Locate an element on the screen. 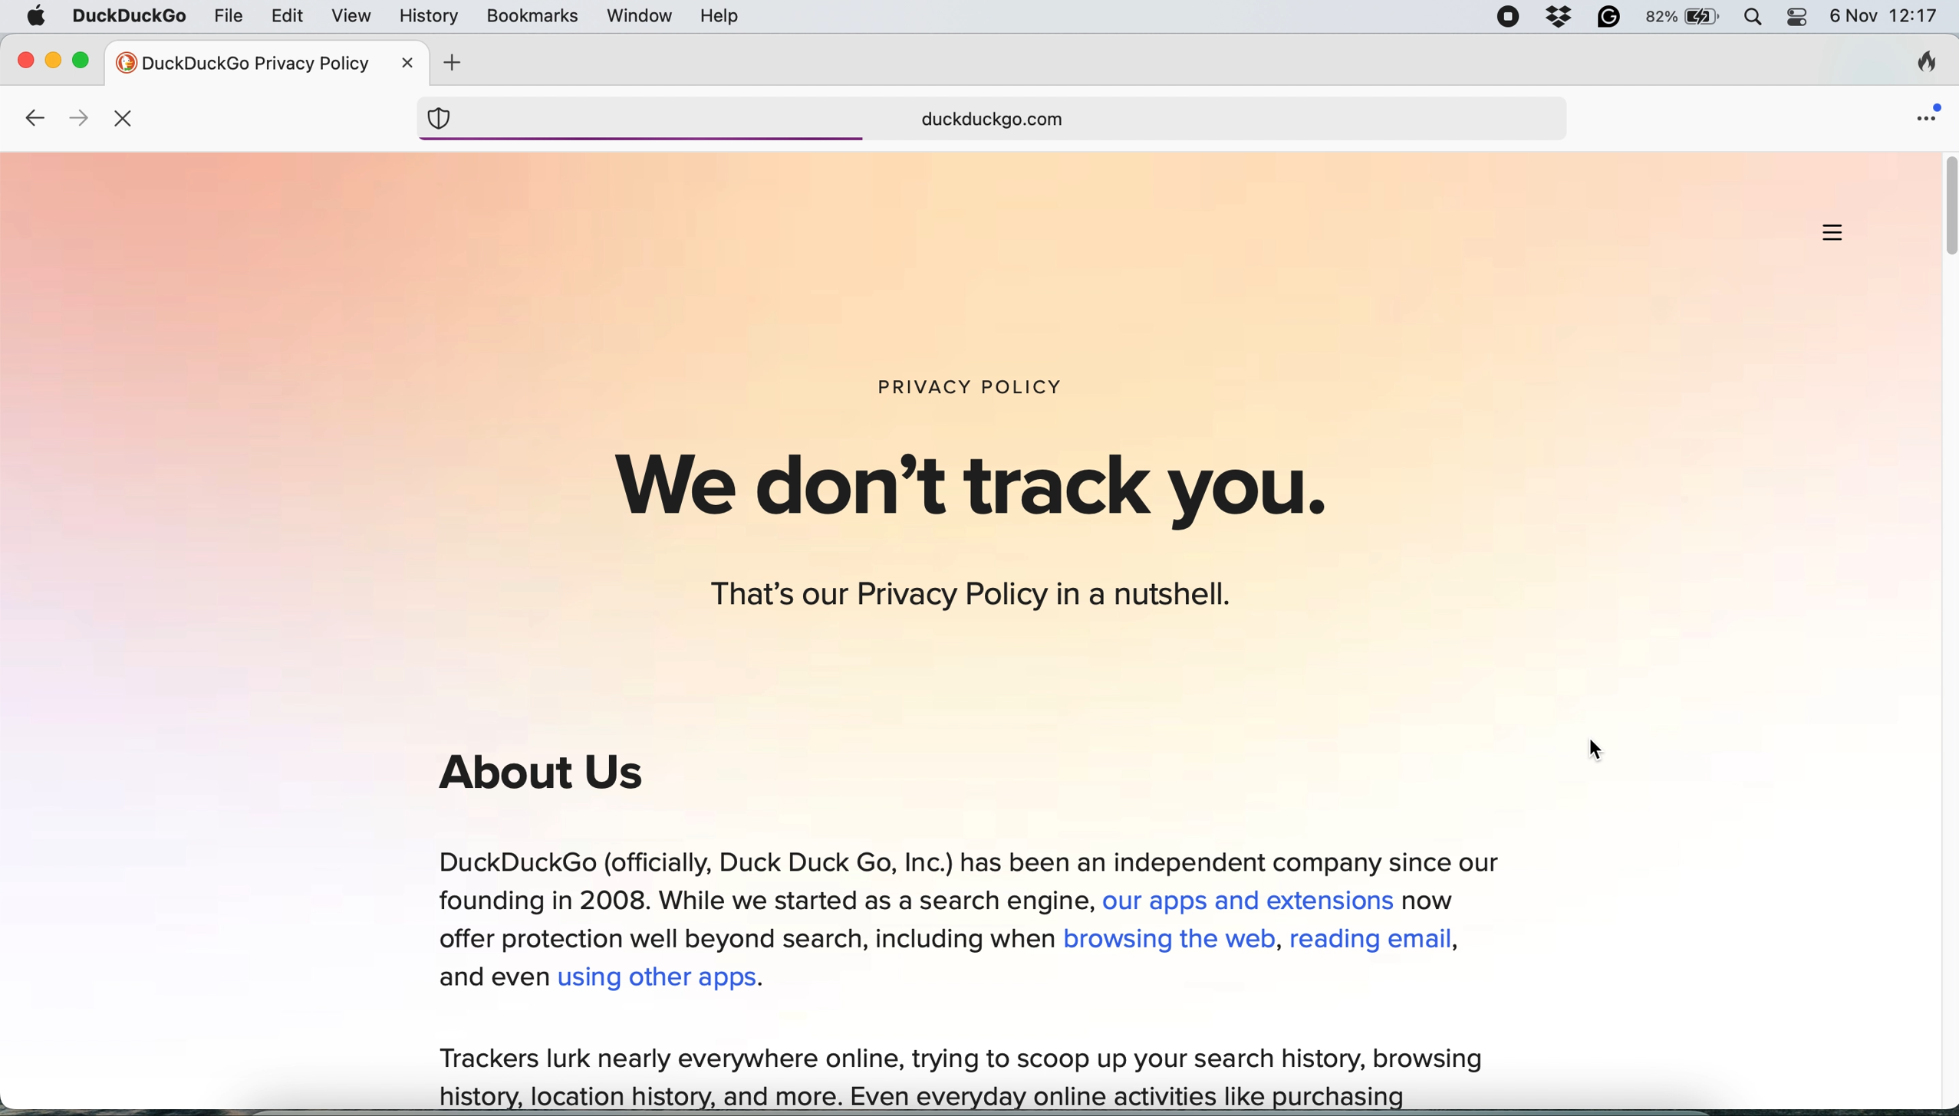 Image resolution: width=1959 pixels, height=1116 pixels. file is located at coordinates (231, 15).